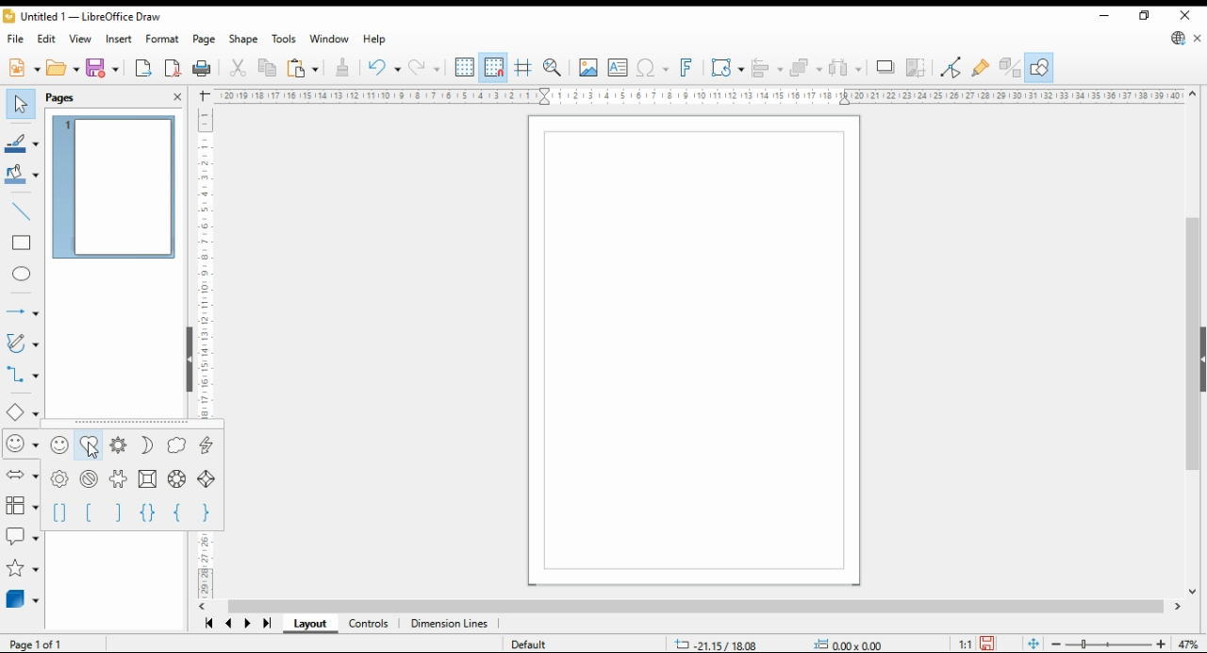 This screenshot has height=653, width=1207. I want to click on open , so click(63, 68).